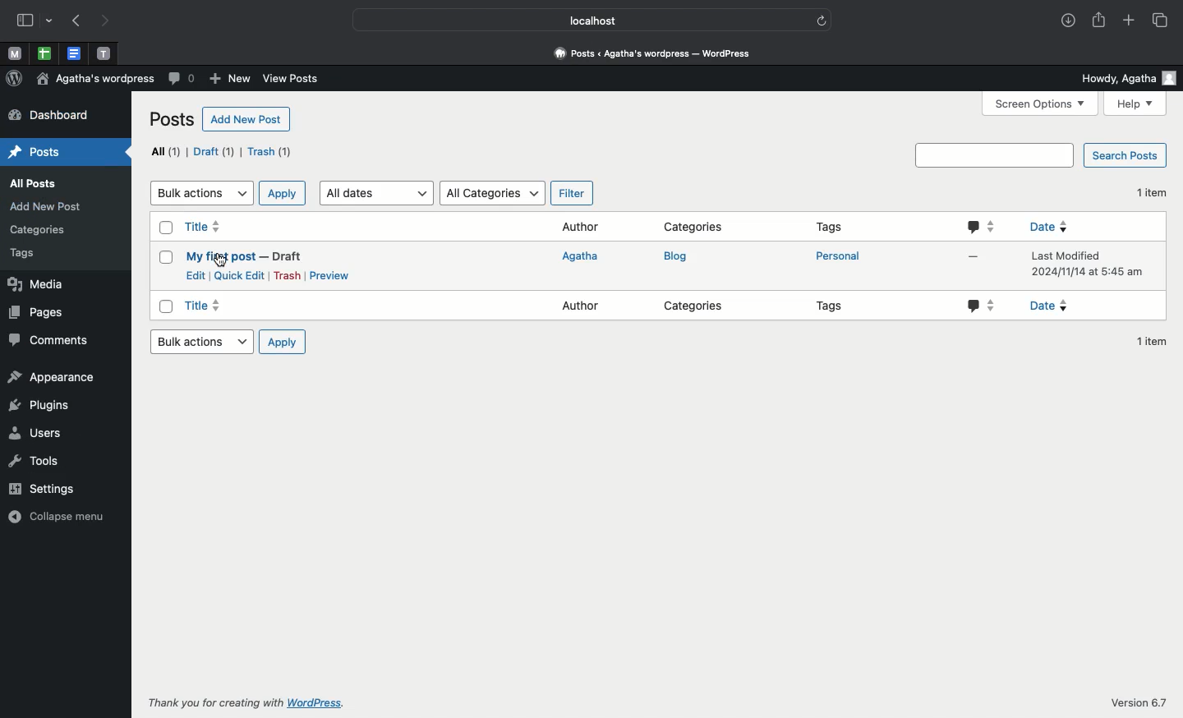 The image size is (1183, 718). What do you see at coordinates (657, 54) in the screenshot?
I see `Dashboard <agatha's wordpress - wordpress` at bounding box center [657, 54].